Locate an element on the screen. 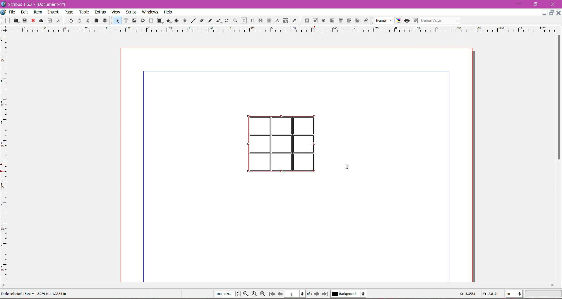  Shapes is located at coordinates (160, 20).